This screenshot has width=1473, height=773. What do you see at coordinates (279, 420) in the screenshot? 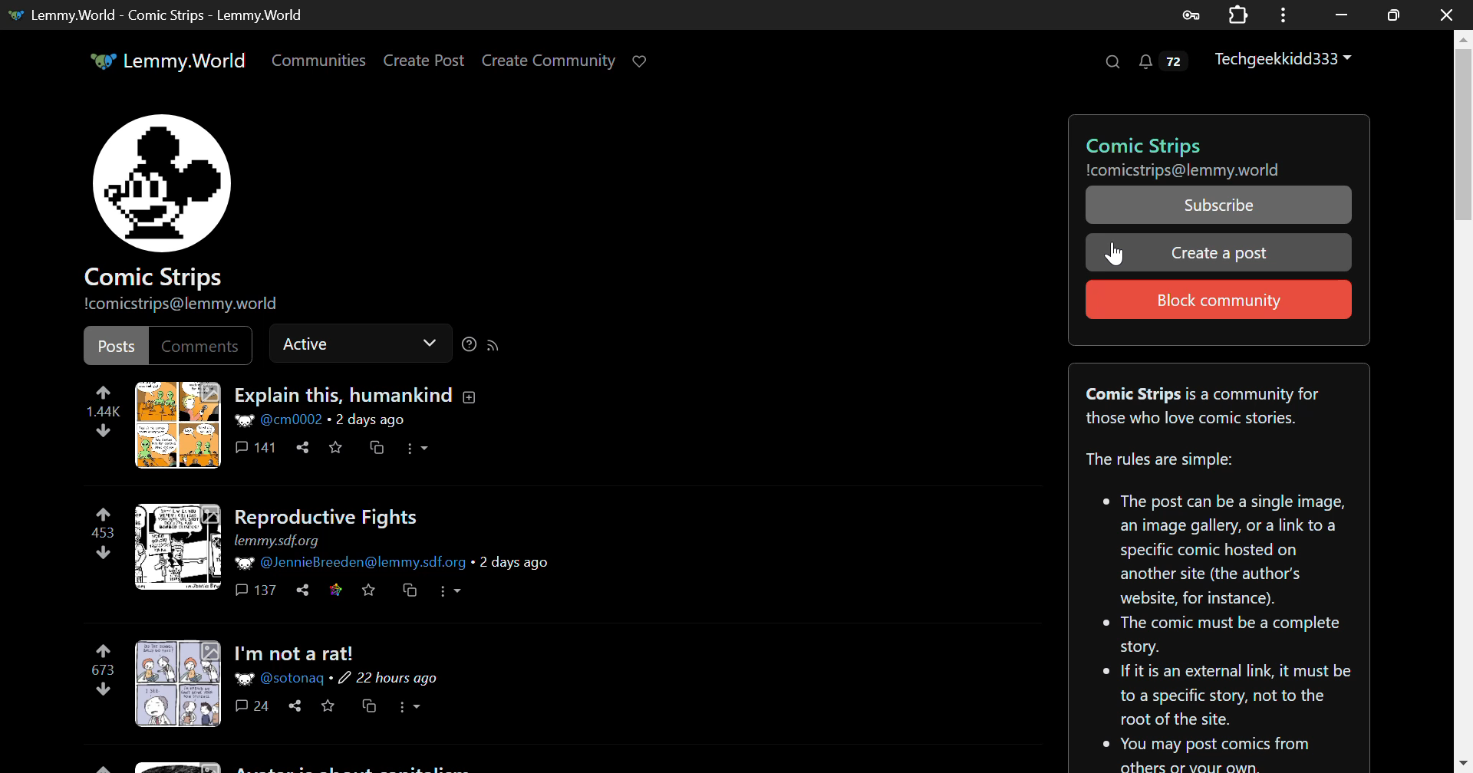
I see `@cm0002` at bounding box center [279, 420].